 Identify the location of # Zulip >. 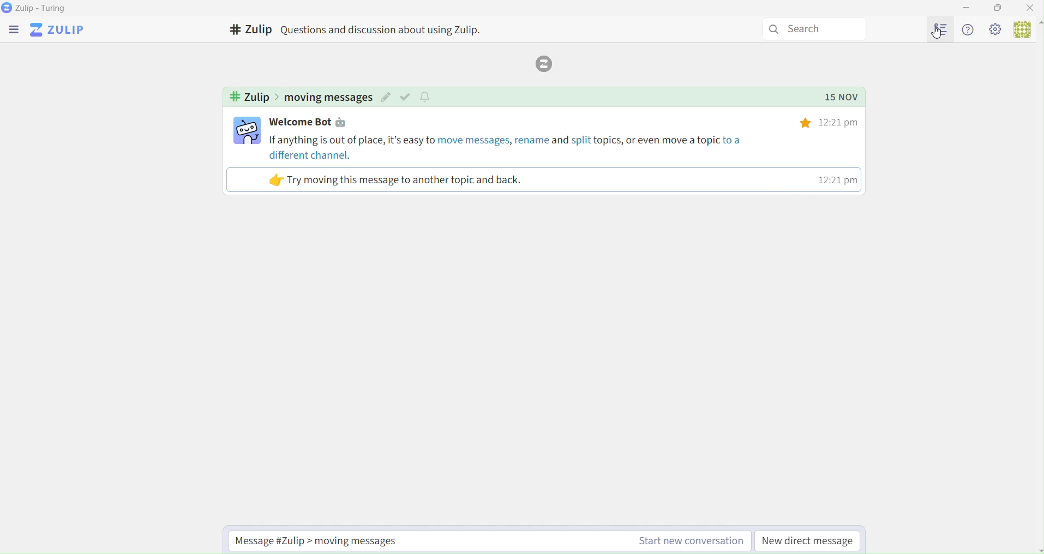
(253, 98).